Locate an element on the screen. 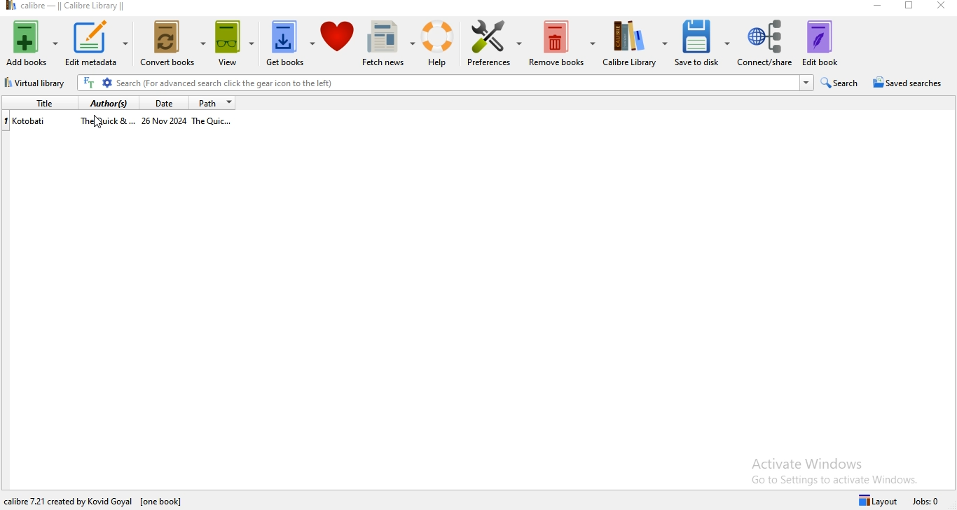 This screenshot has width=957, height=510. saved searches is located at coordinates (909, 83).